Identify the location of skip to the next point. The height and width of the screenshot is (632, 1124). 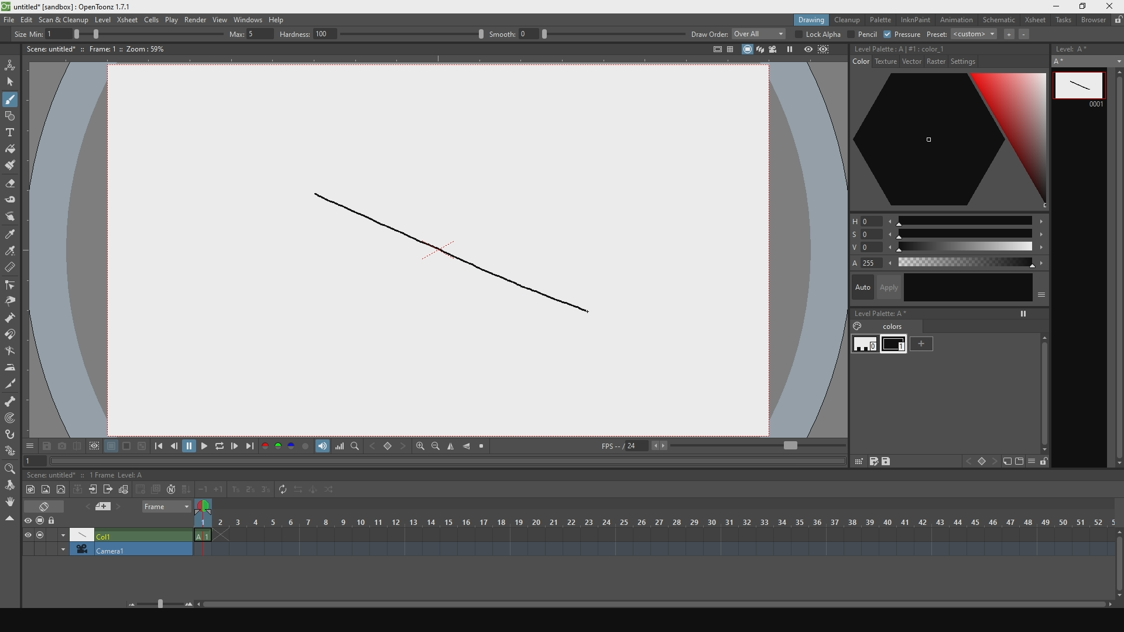
(252, 447).